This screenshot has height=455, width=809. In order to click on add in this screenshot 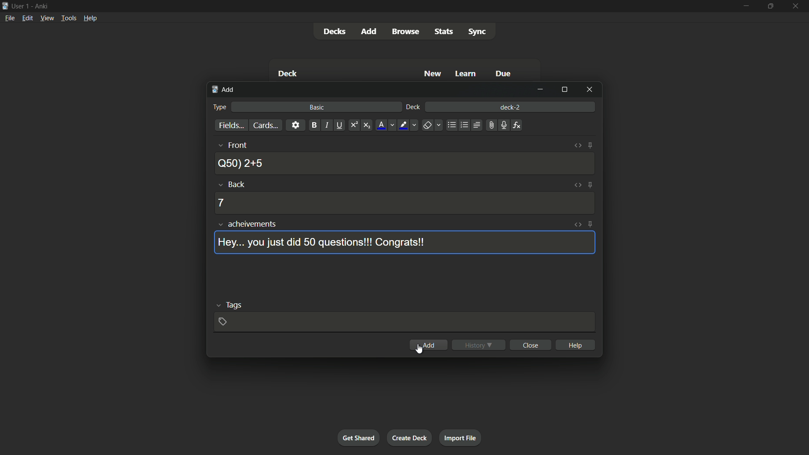, I will do `click(429, 344)`.